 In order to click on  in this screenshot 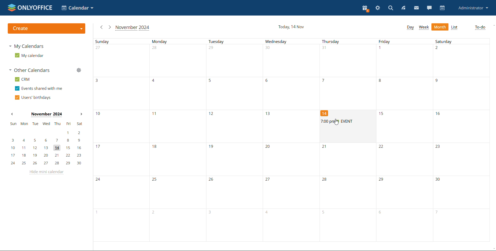, I will do `click(268, 180)`.